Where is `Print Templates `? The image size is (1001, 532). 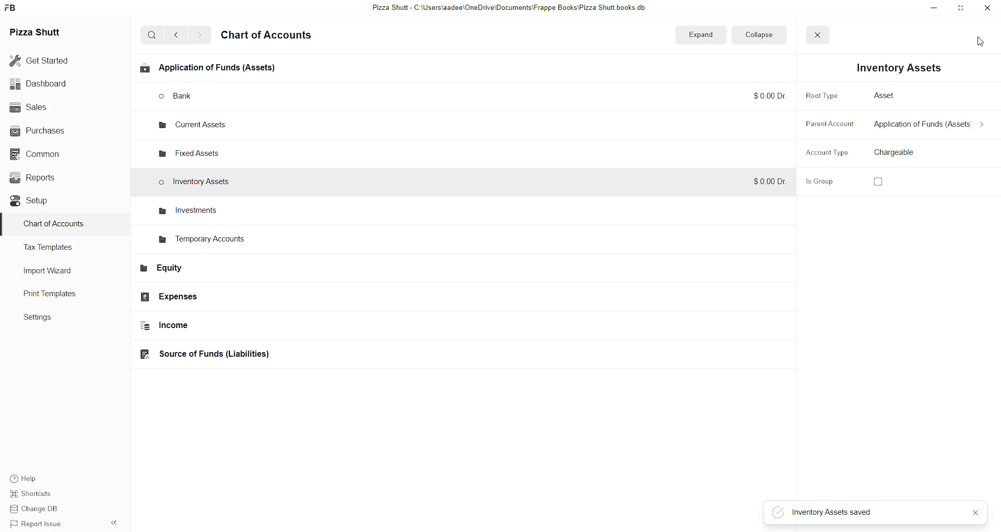
Print Templates  is located at coordinates (60, 295).